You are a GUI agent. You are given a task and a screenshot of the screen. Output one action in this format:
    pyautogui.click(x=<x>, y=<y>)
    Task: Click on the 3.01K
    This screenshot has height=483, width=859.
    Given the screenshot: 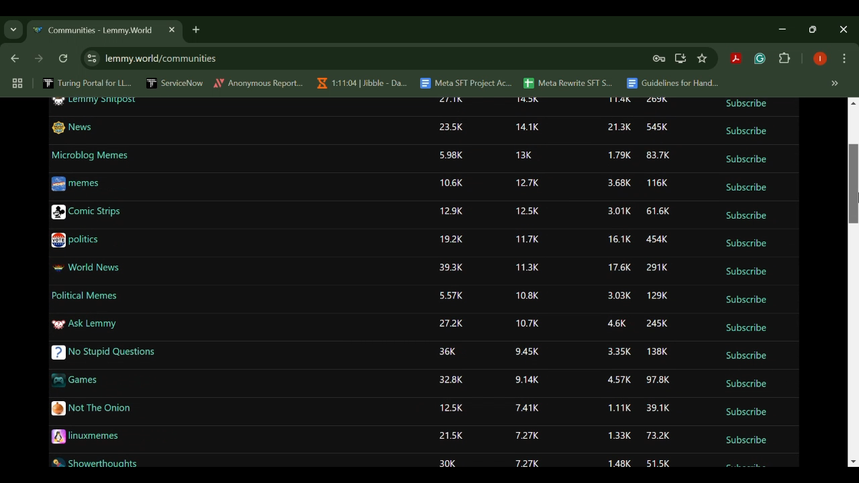 What is the action you would take?
    pyautogui.click(x=616, y=212)
    